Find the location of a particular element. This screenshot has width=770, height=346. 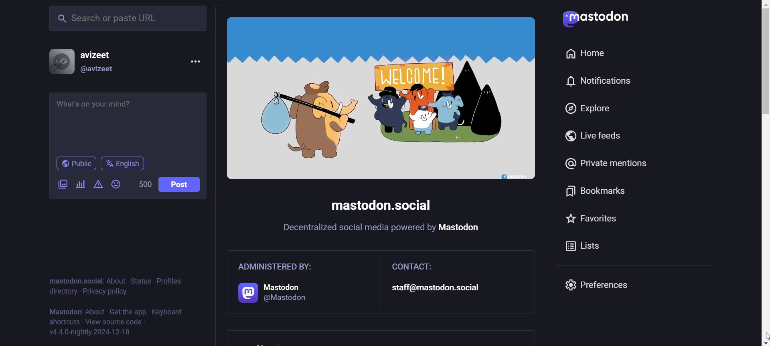

privacy policy is located at coordinates (106, 293).